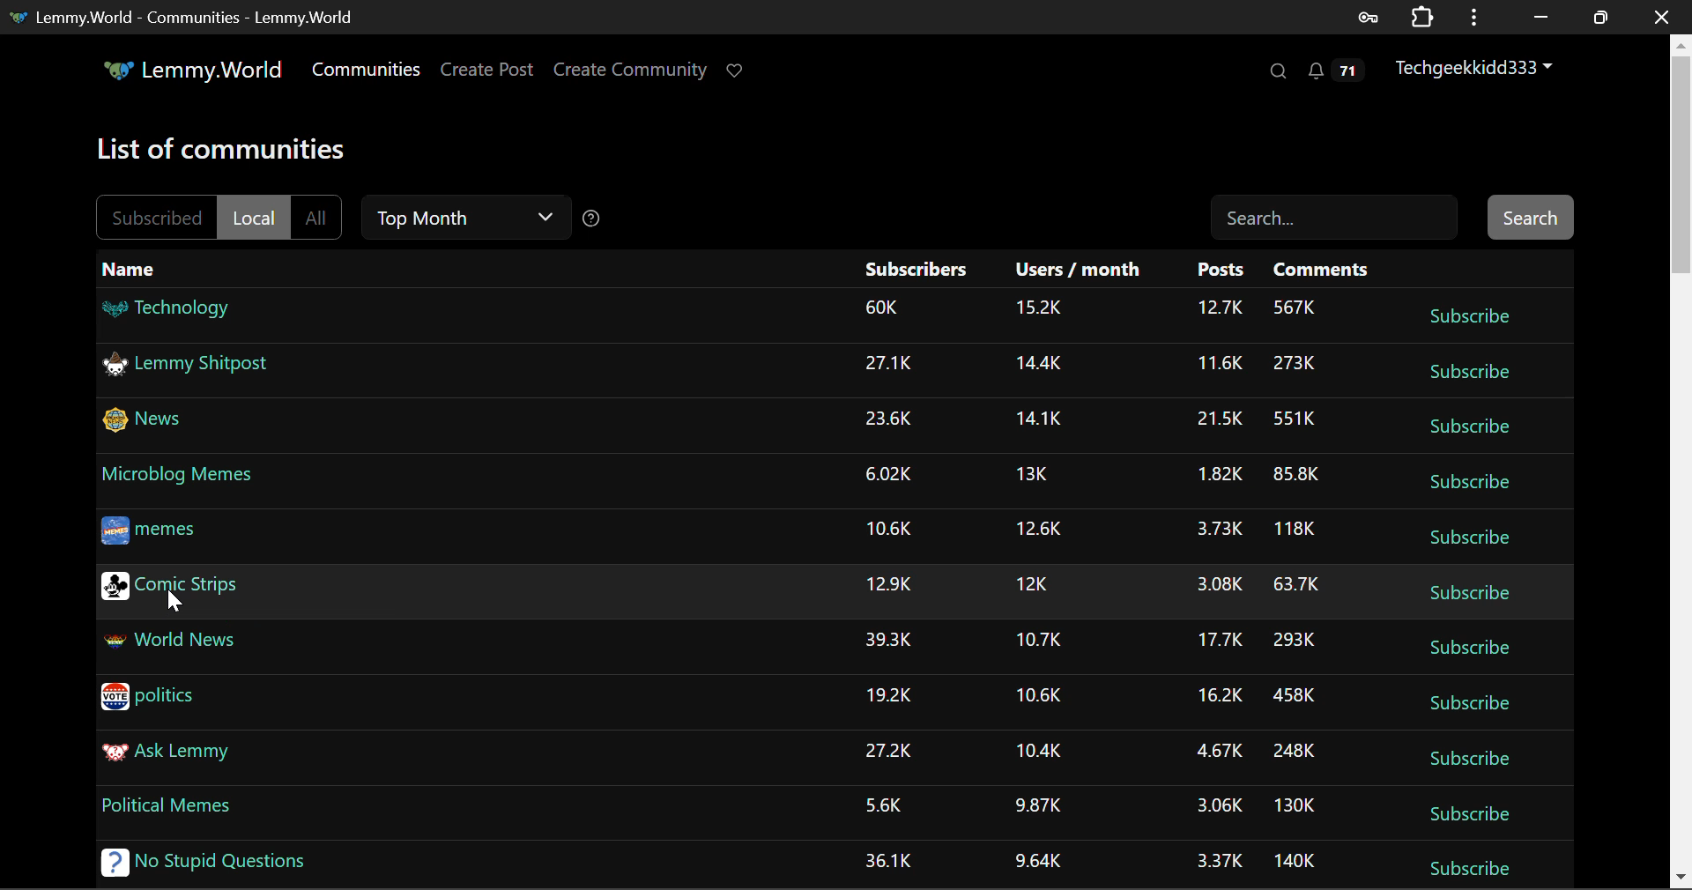  Describe the element at coordinates (1472, 17) in the screenshot. I see `Options` at that location.